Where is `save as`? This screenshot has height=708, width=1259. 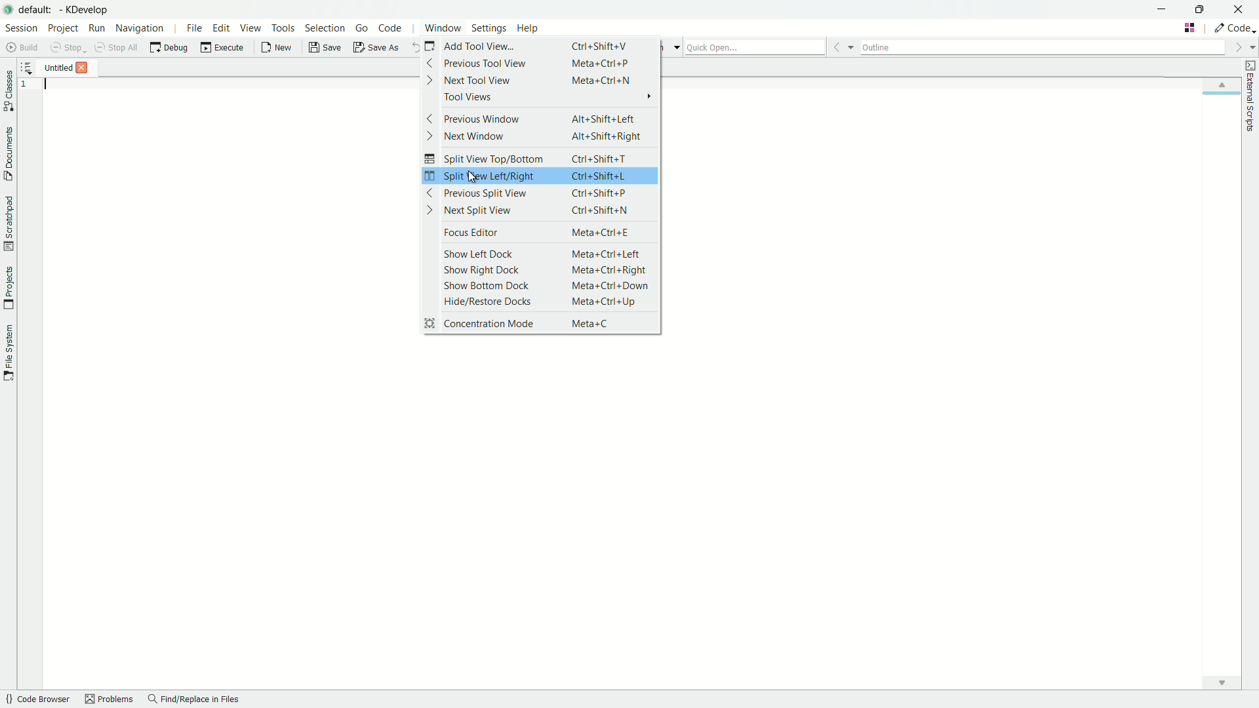
save as is located at coordinates (376, 47).